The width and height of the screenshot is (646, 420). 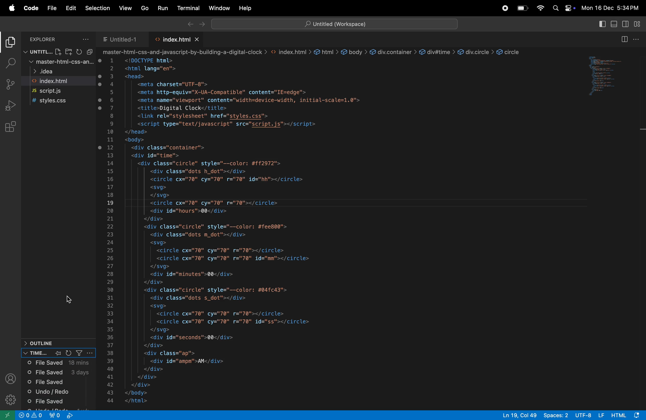 What do you see at coordinates (11, 378) in the screenshot?
I see `profile` at bounding box center [11, 378].